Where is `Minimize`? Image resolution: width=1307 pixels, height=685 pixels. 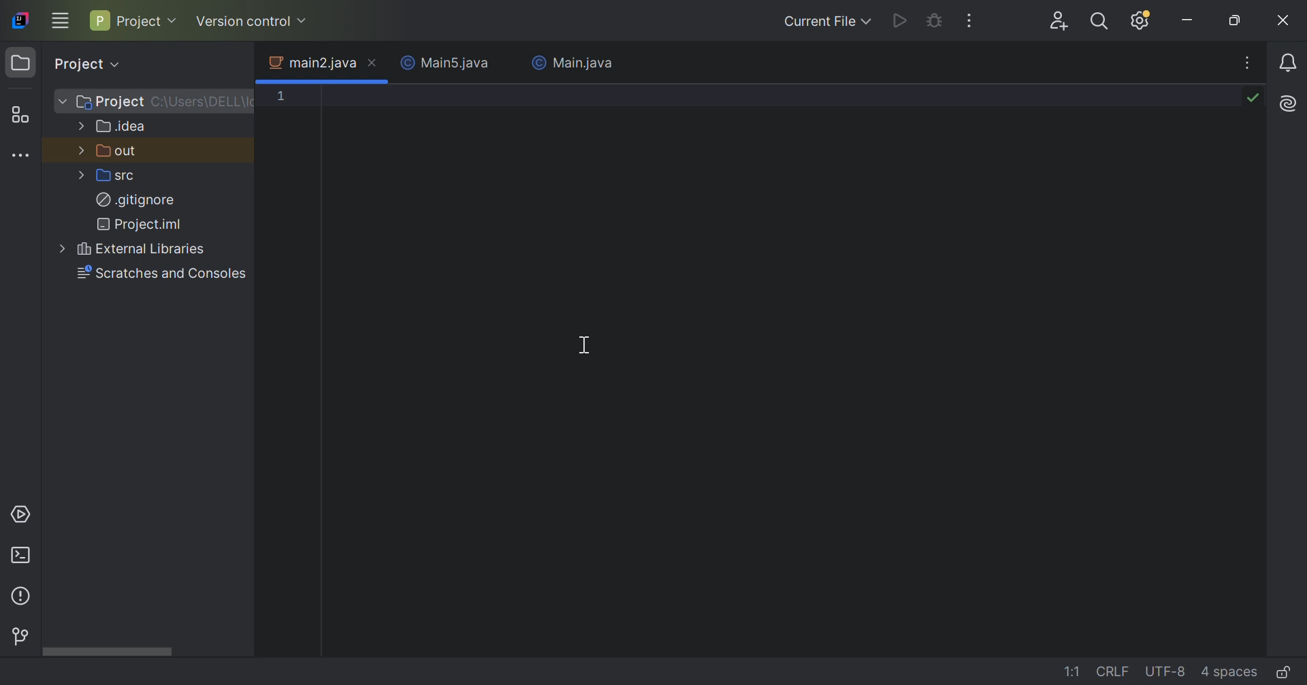 Minimize is located at coordinates (1191, 19).